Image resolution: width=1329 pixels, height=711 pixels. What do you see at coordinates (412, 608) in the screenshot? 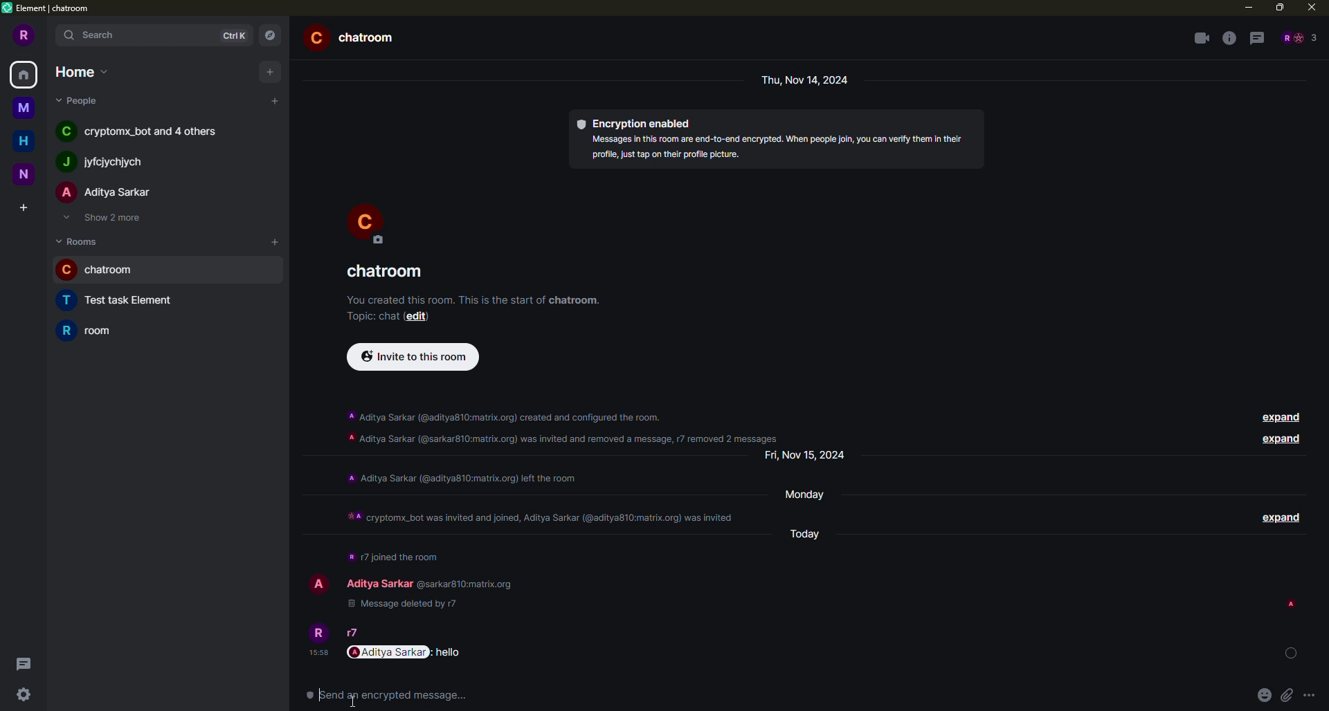
I see `deleted` at bounding box center [412, 608].